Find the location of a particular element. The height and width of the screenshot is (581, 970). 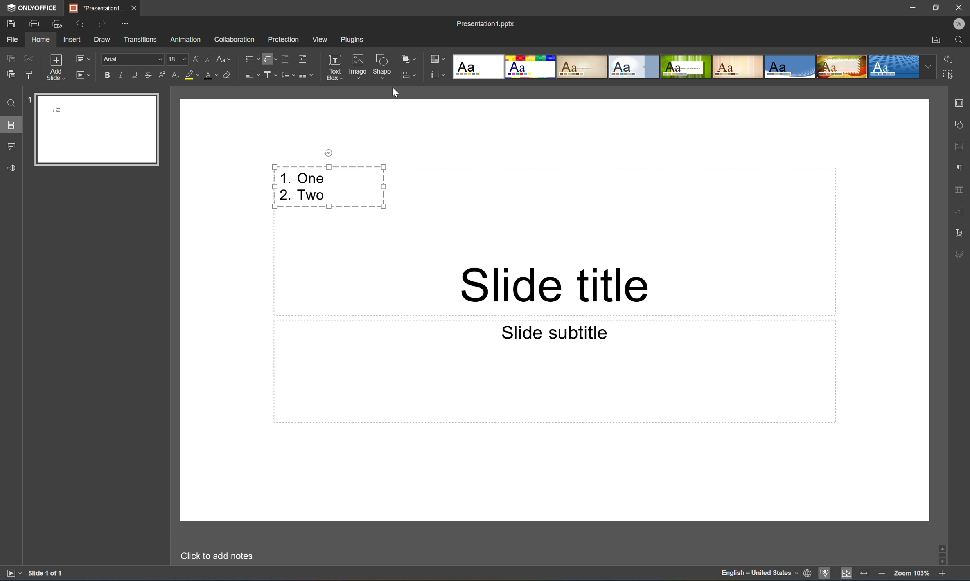

Font color is located at coordinates (210, 76).